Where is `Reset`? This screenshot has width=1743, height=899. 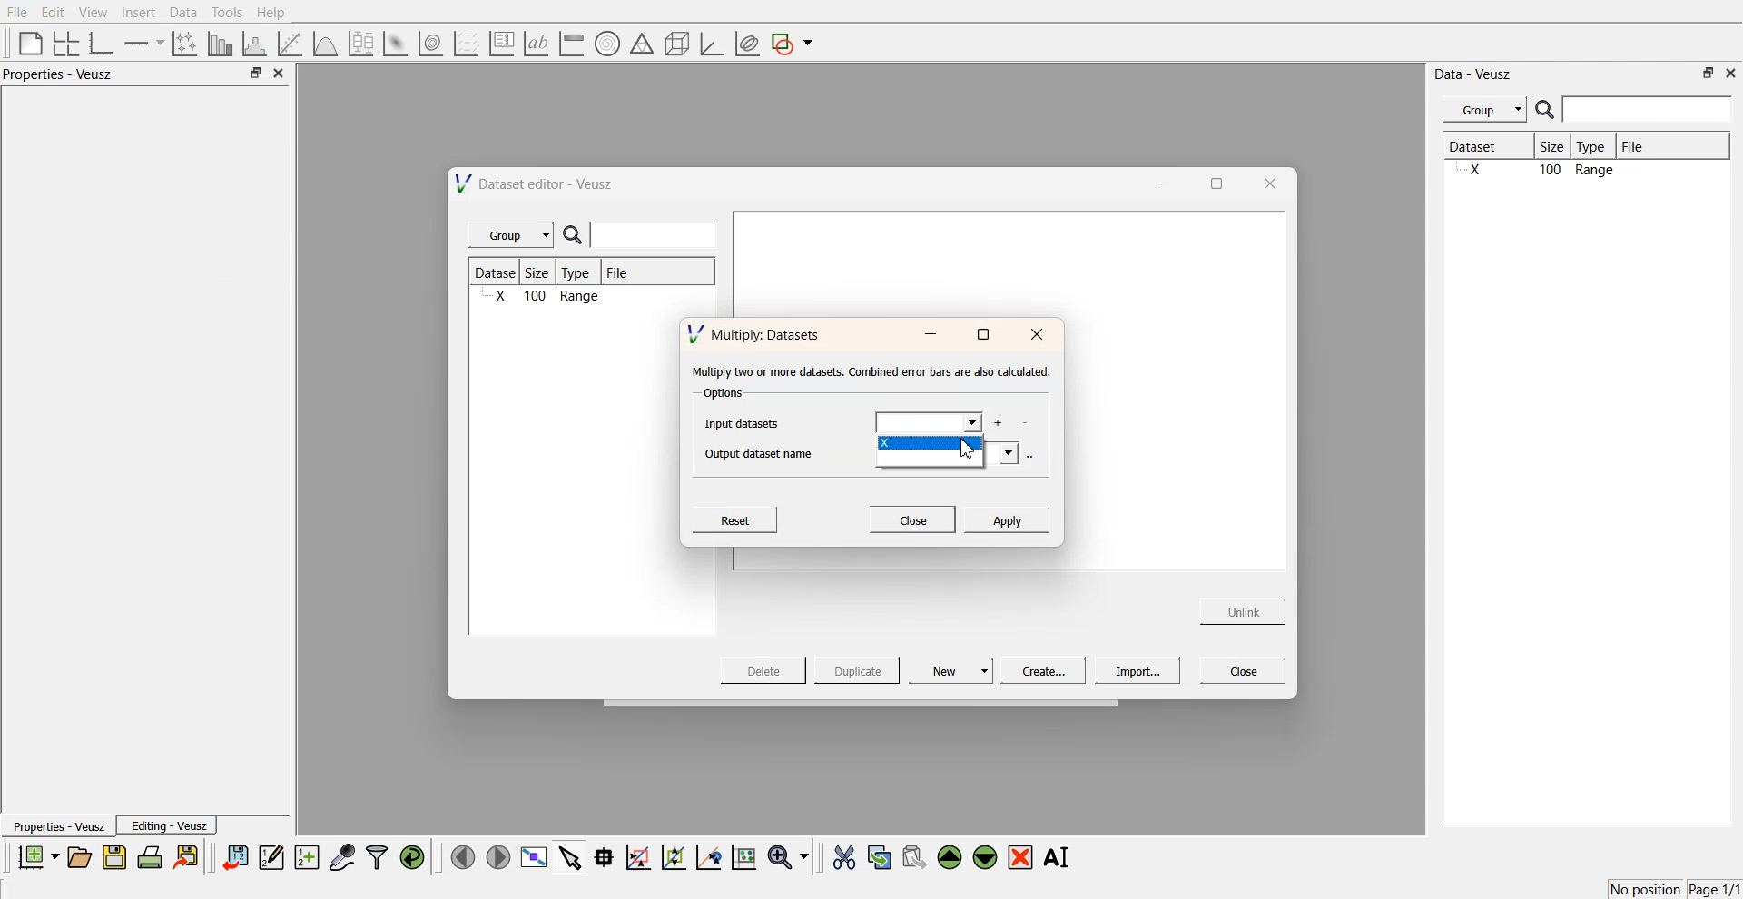
Reset is located at coordinates (738, 519).